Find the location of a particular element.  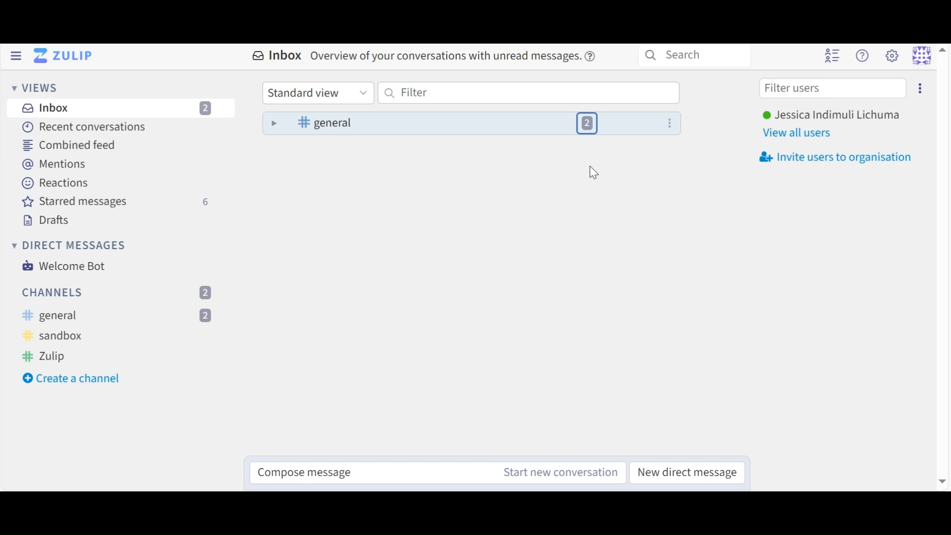

View all users is located at coordinates (803, 132).